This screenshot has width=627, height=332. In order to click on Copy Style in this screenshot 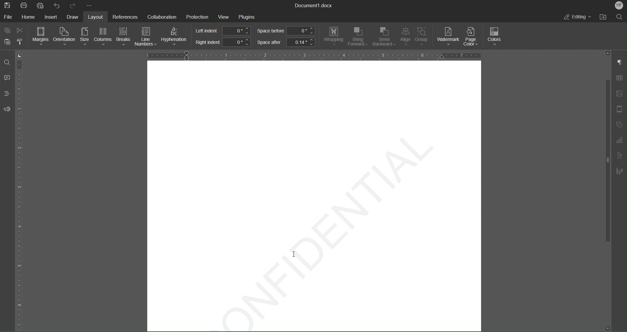, I will do `click(21, 42)`.